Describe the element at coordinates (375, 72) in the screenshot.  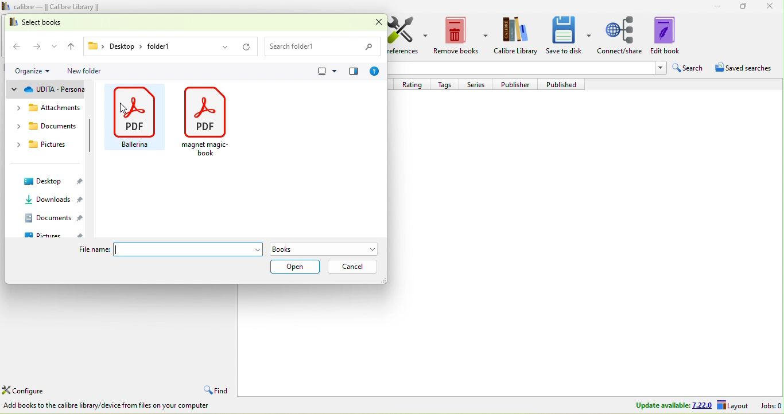
I see `?` at that location.